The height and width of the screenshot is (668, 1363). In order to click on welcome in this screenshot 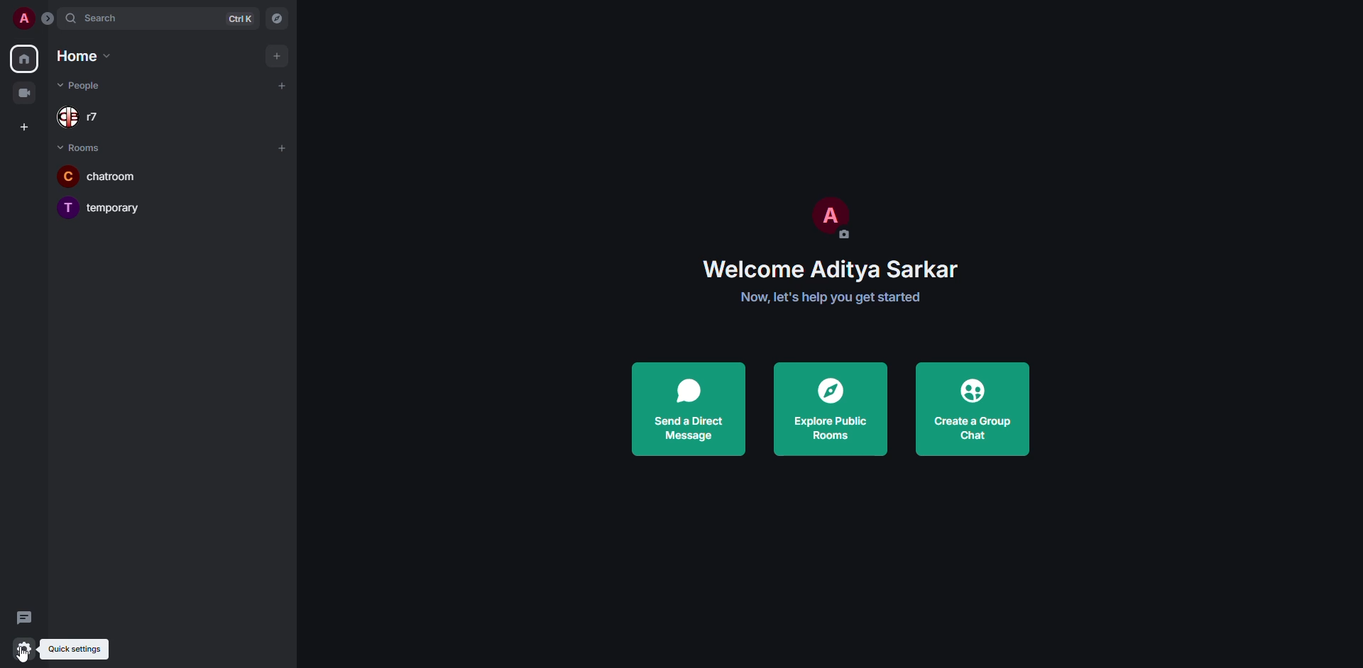, I will do `click(837, 269)`.